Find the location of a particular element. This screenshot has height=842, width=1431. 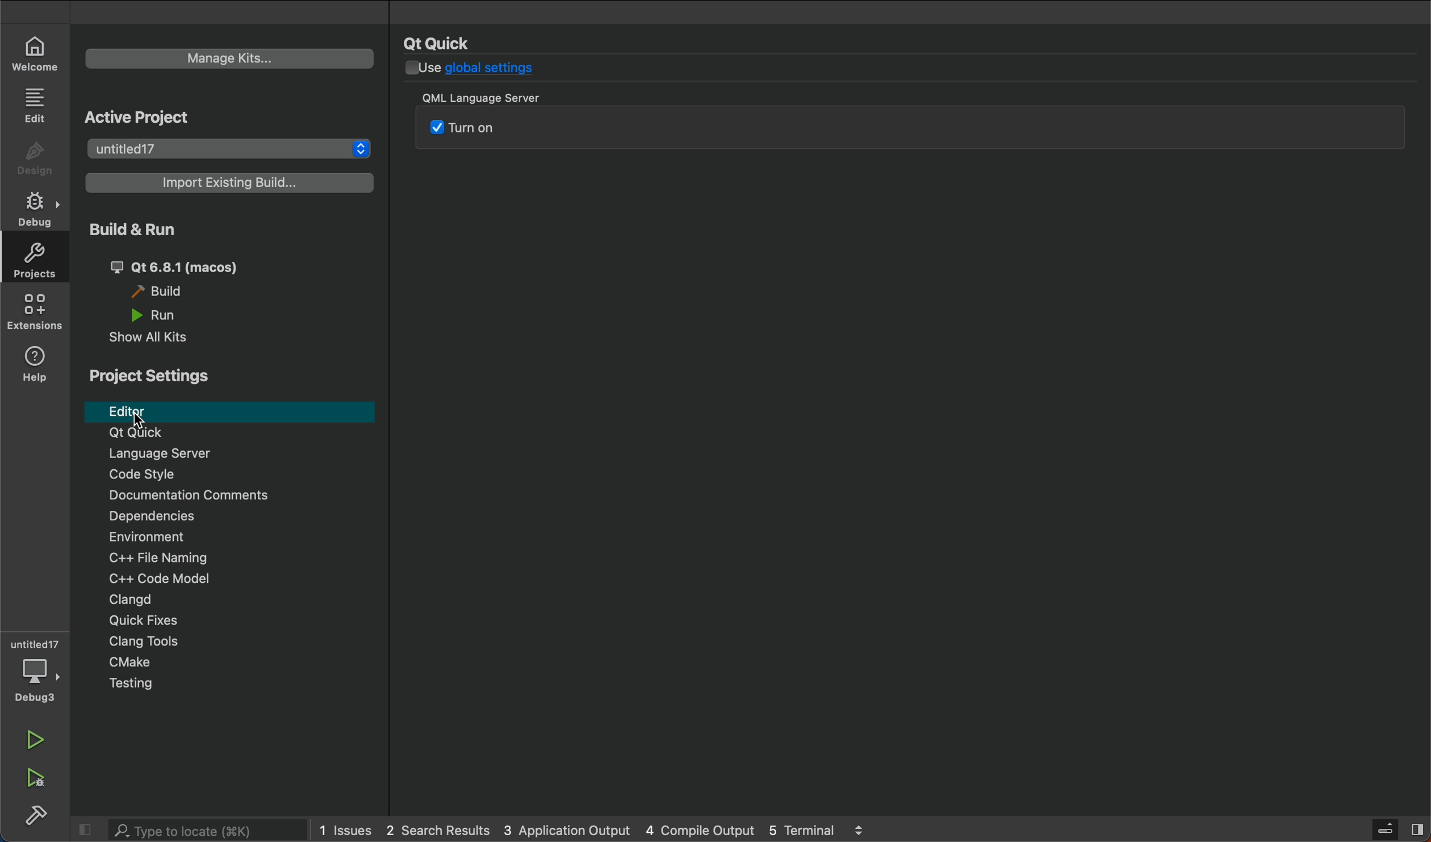

code modal is located at coordinates (219, 578).